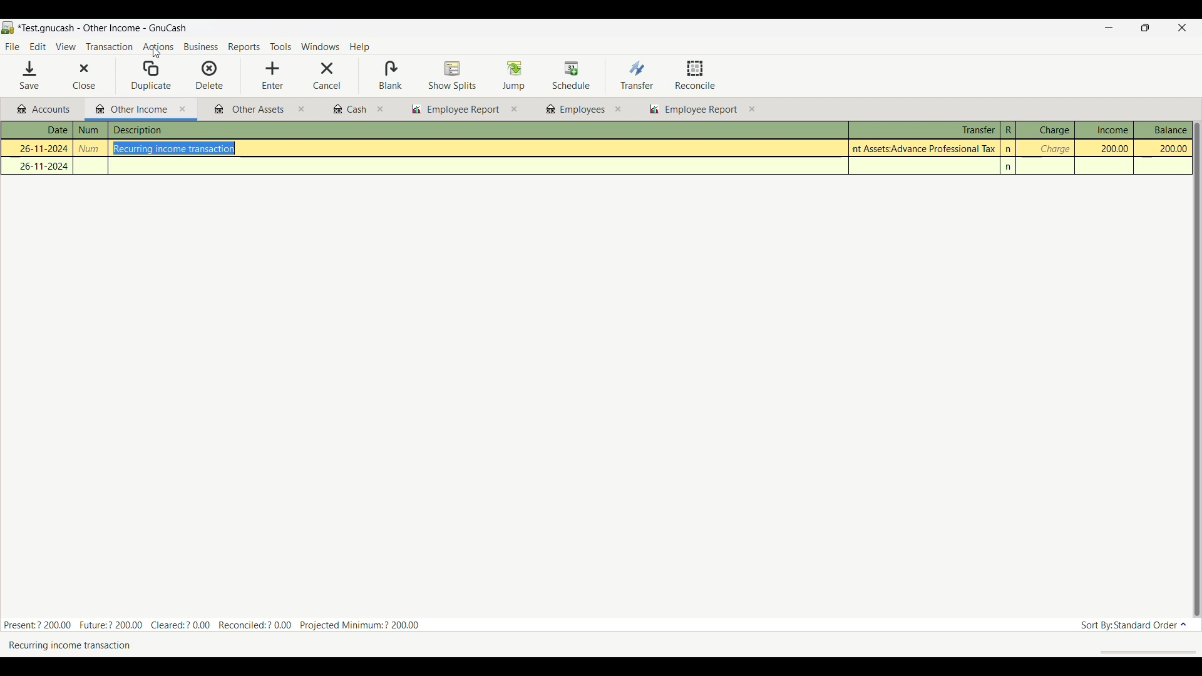  I want to click on Close current tab, so click(183, 110).